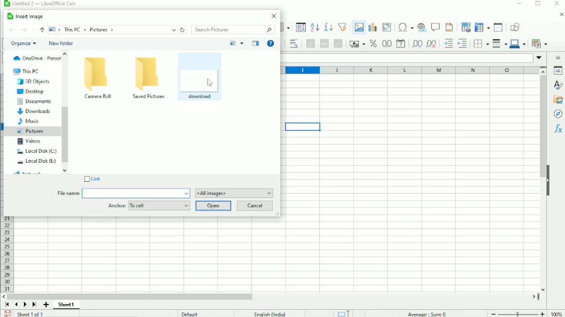 The image size is (565, 317). Describe the element at coordinates (558, 72) in the screenshot. I see `Properties` at that location.